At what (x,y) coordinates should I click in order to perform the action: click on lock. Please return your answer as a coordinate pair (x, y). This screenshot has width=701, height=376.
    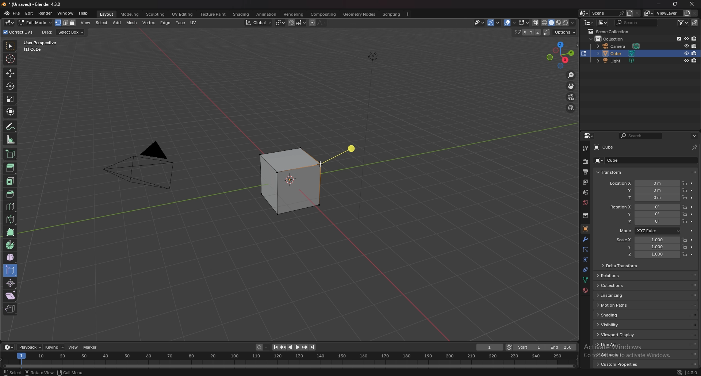
    Looking at the image, I should click on (684, 239).